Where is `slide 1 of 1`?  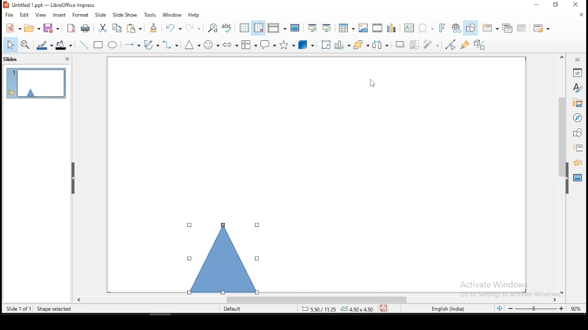 slide 1 of 1 is located at coordinates (18, 308).